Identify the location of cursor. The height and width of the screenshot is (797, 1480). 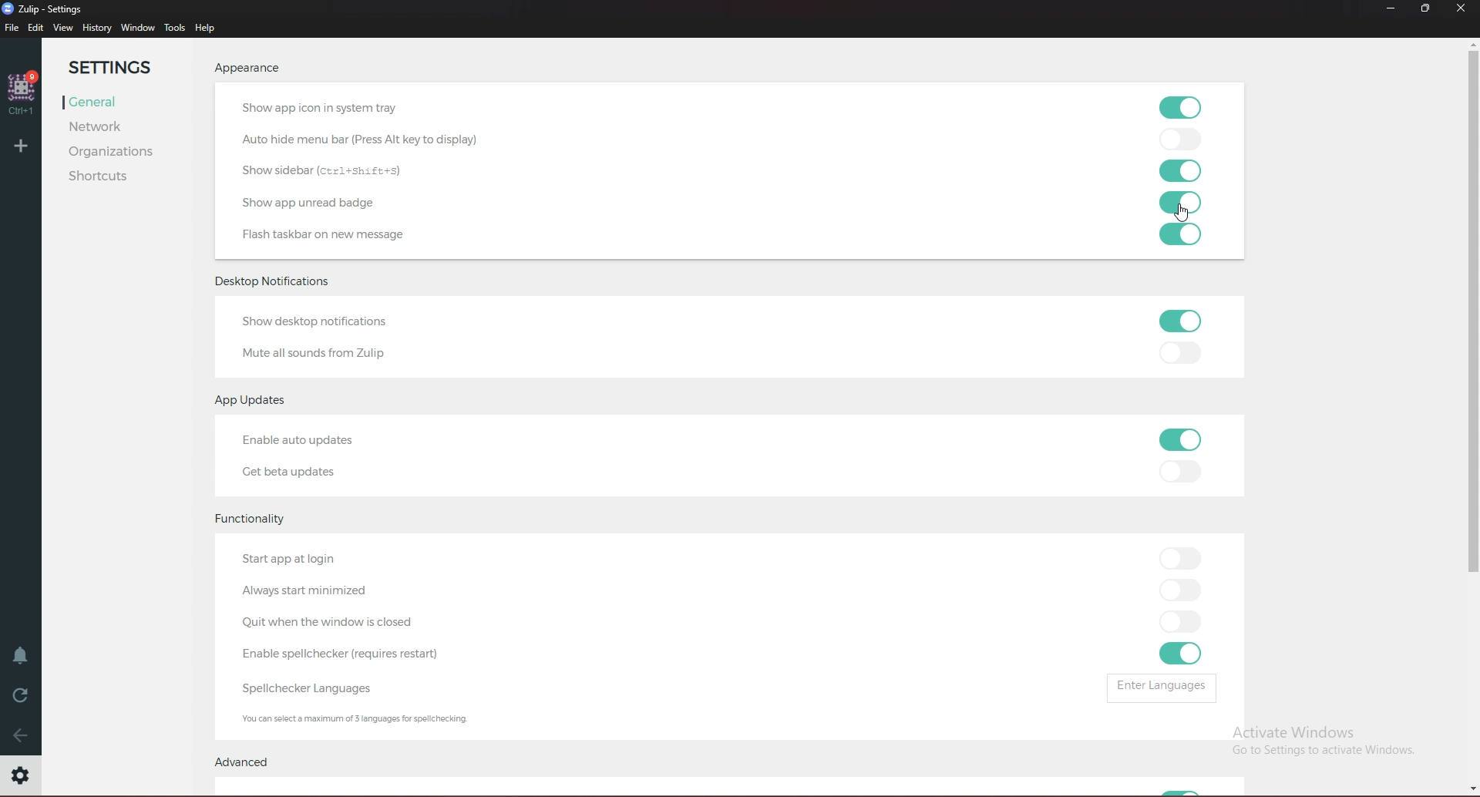
(1182, 213).